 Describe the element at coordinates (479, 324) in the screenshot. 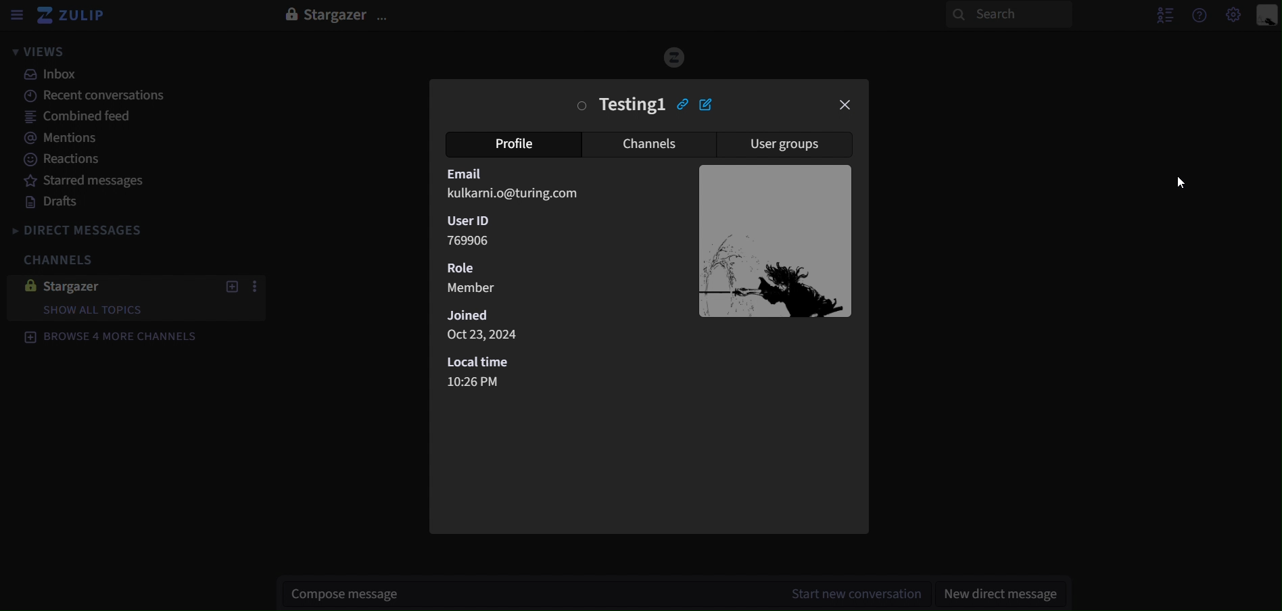

I see `Joined Oct 23,2024` at that location.